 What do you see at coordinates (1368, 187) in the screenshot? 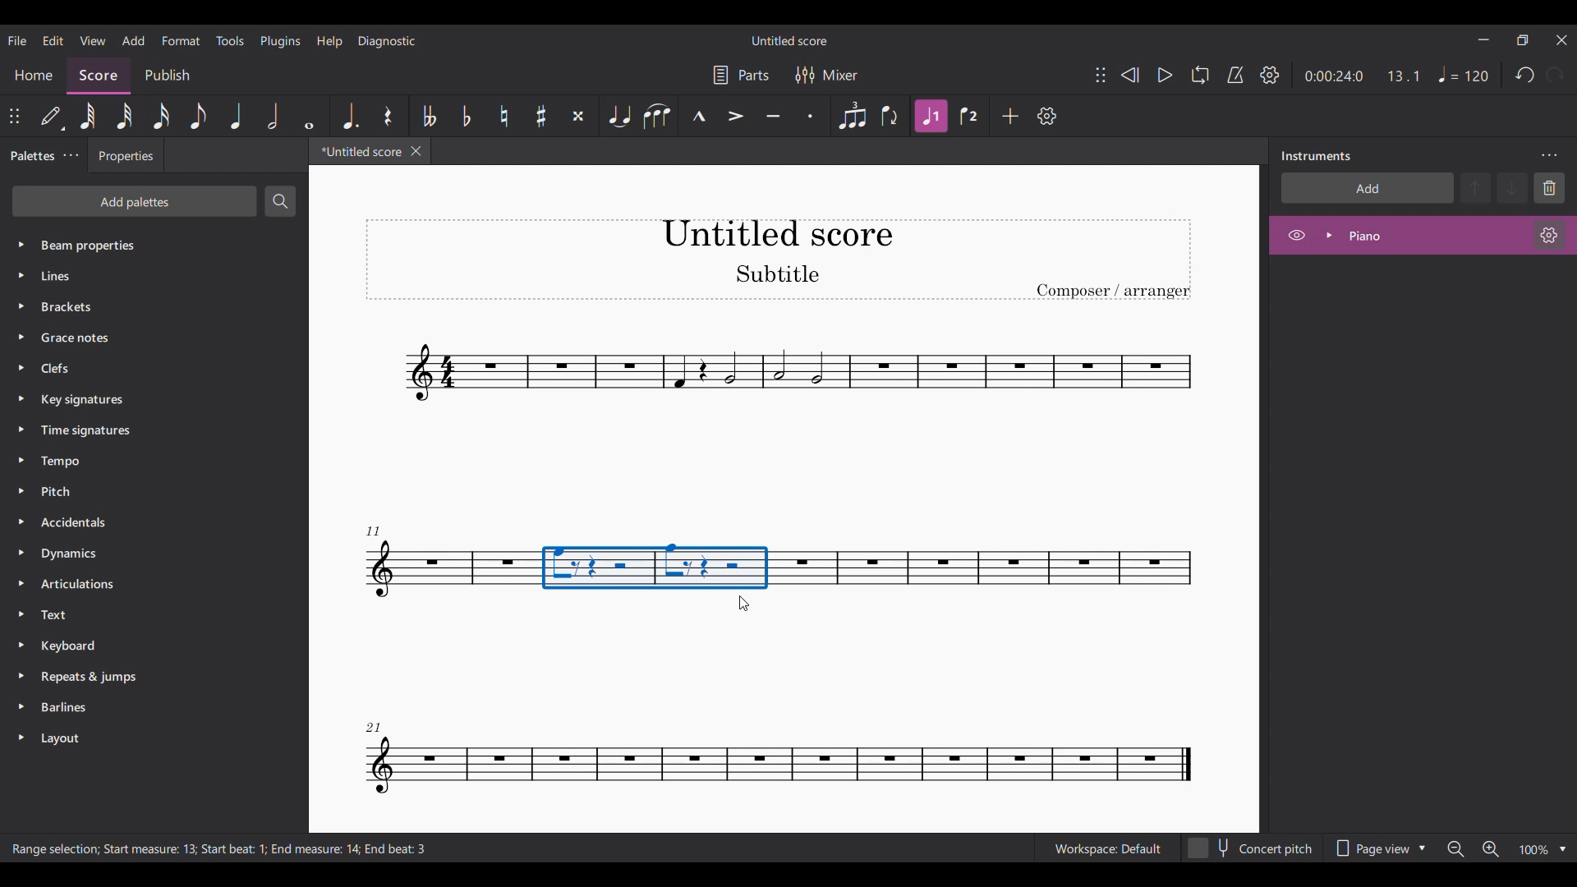
I see `Add instrument` at bounding box center [1368, 187].